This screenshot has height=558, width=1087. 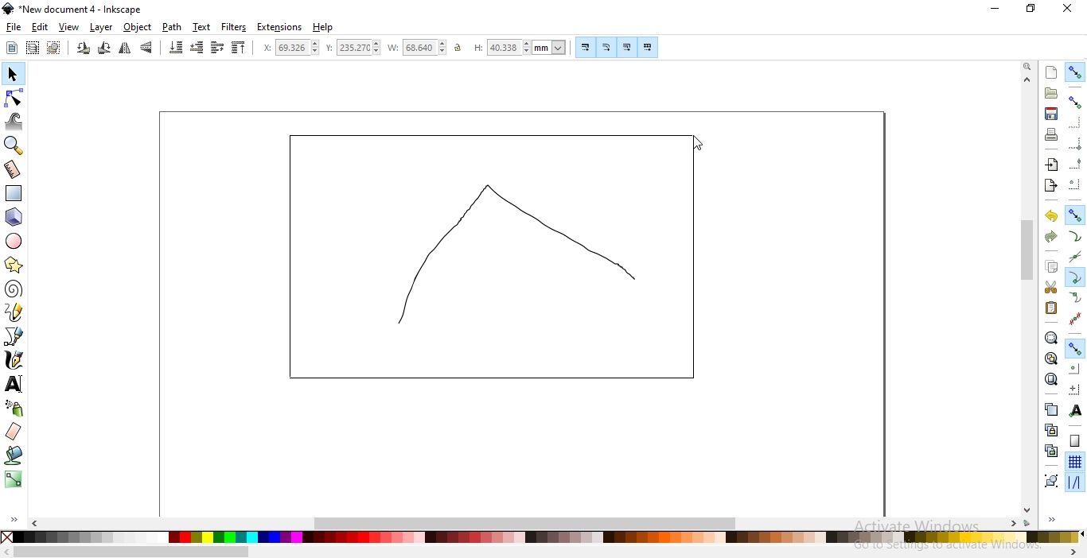 What do you see at coordinates (13, 479) in the screenshot?
I see `create or edit gradients` at bounding box center [13, 479].